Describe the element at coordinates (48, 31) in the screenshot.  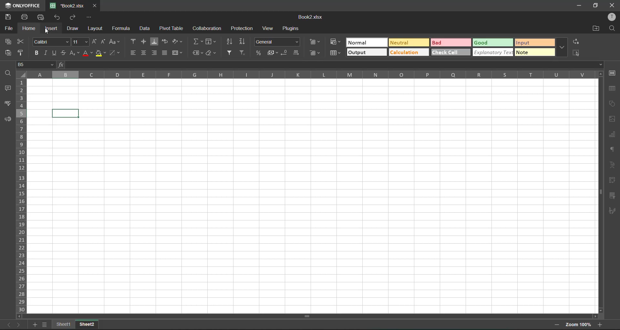
I see `cursor` at that location.